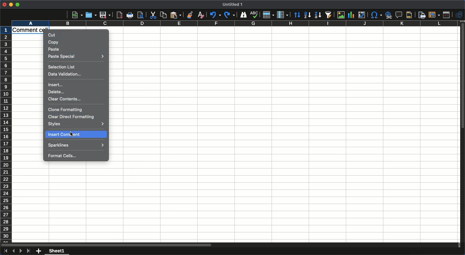  What do you see at coordinates (462, 130) in the screenshot?
I see `Scroll` at bounding box center [462, 130].